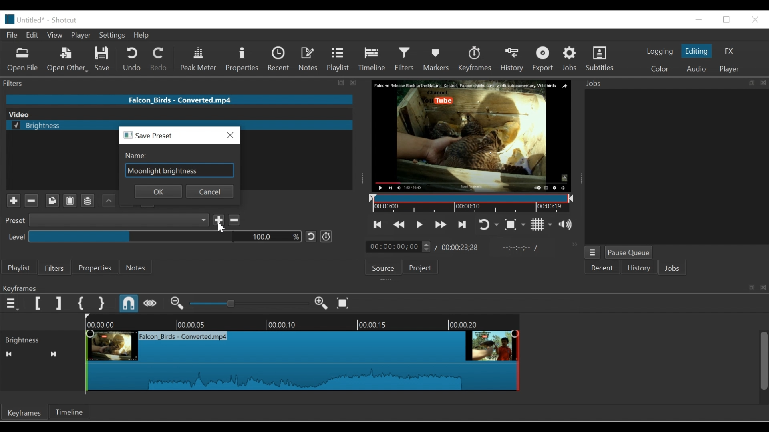  What do you see at coordinates (322, 304) in the screenshot?
I see `Zoom keyframe out ` at bounding box center [322, 304].